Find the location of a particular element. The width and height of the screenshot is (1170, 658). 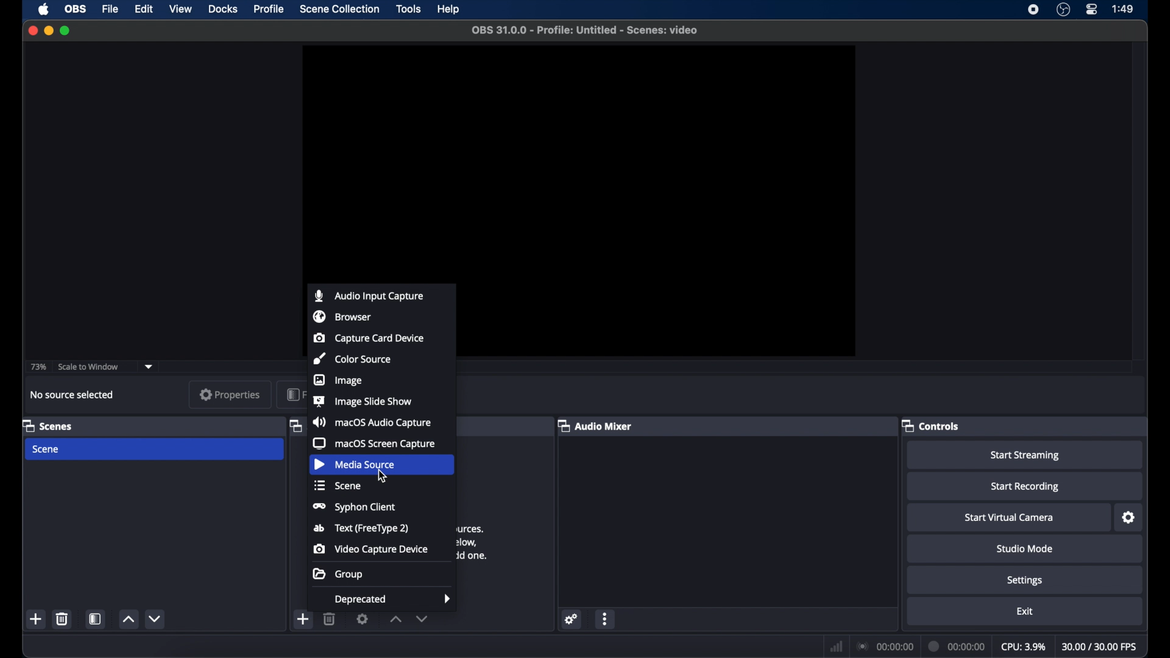

image is located at coordinates (340, 380).